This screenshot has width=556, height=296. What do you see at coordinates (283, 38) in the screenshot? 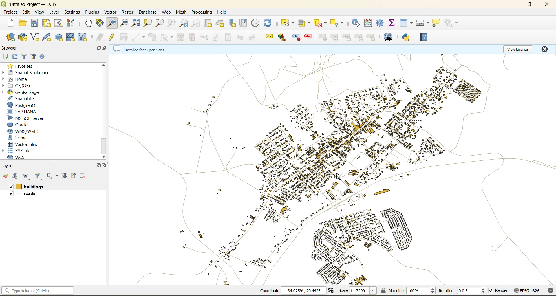
I see `Add Charts` at bounding box center [283, 38].